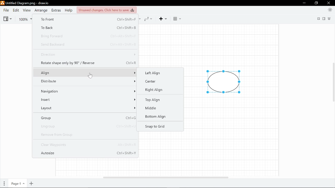 This screenshot has width=335, height=188. What do you see at coordinates (86, 20) in the screenshot?
I see `To front` at bounding box center [86, 20].